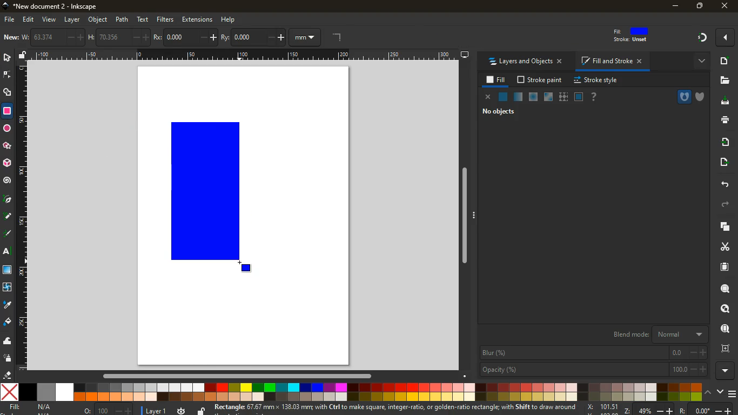 The height and width of the screenshot is (415, 738). Describe the element at coordinates (541, 79) in the screenshot. I see `stroke paint` at that location.